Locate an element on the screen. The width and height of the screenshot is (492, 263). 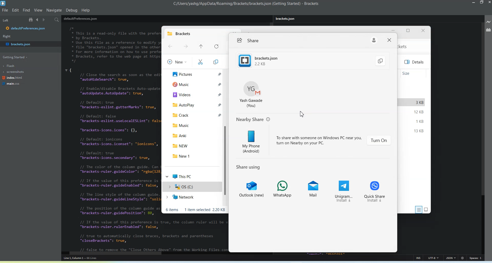
Share using is located at coordinates (248, 167).